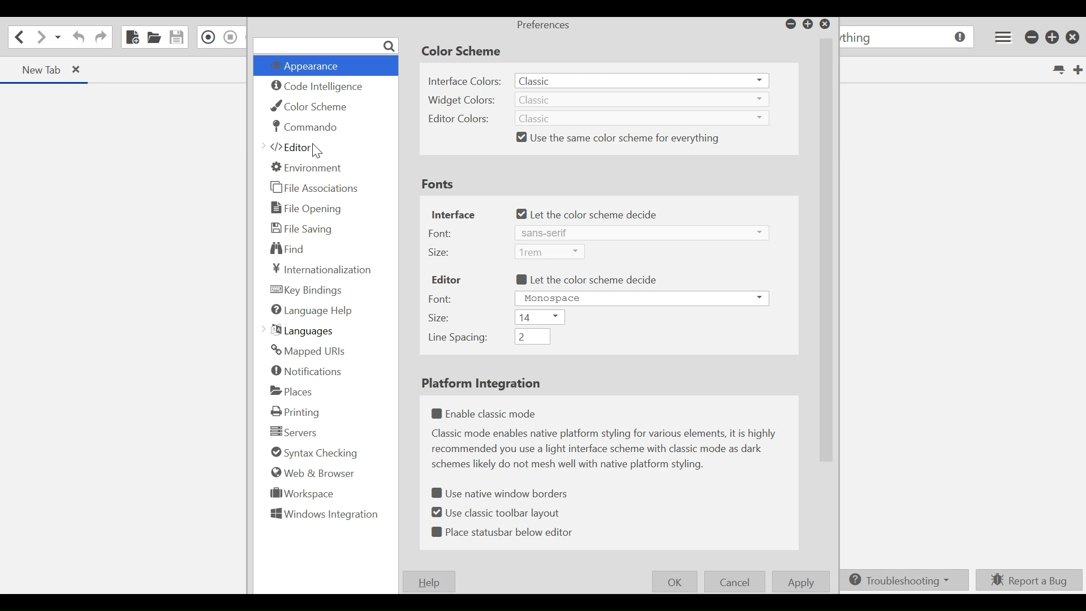 The image size is (1086, 611). Describe the element at coordinates (443, 233) in the screenshot. I see `Font:` at that location.